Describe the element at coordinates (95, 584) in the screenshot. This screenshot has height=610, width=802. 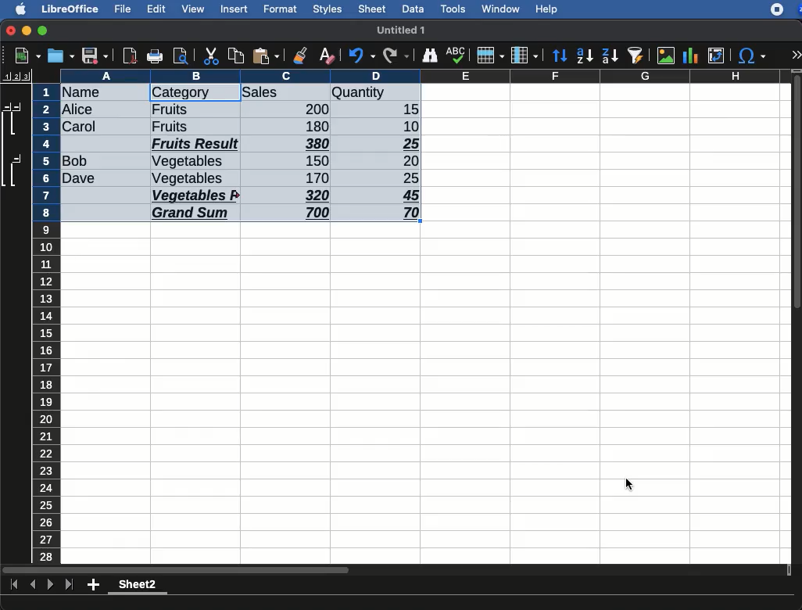
I see `add` at that location.